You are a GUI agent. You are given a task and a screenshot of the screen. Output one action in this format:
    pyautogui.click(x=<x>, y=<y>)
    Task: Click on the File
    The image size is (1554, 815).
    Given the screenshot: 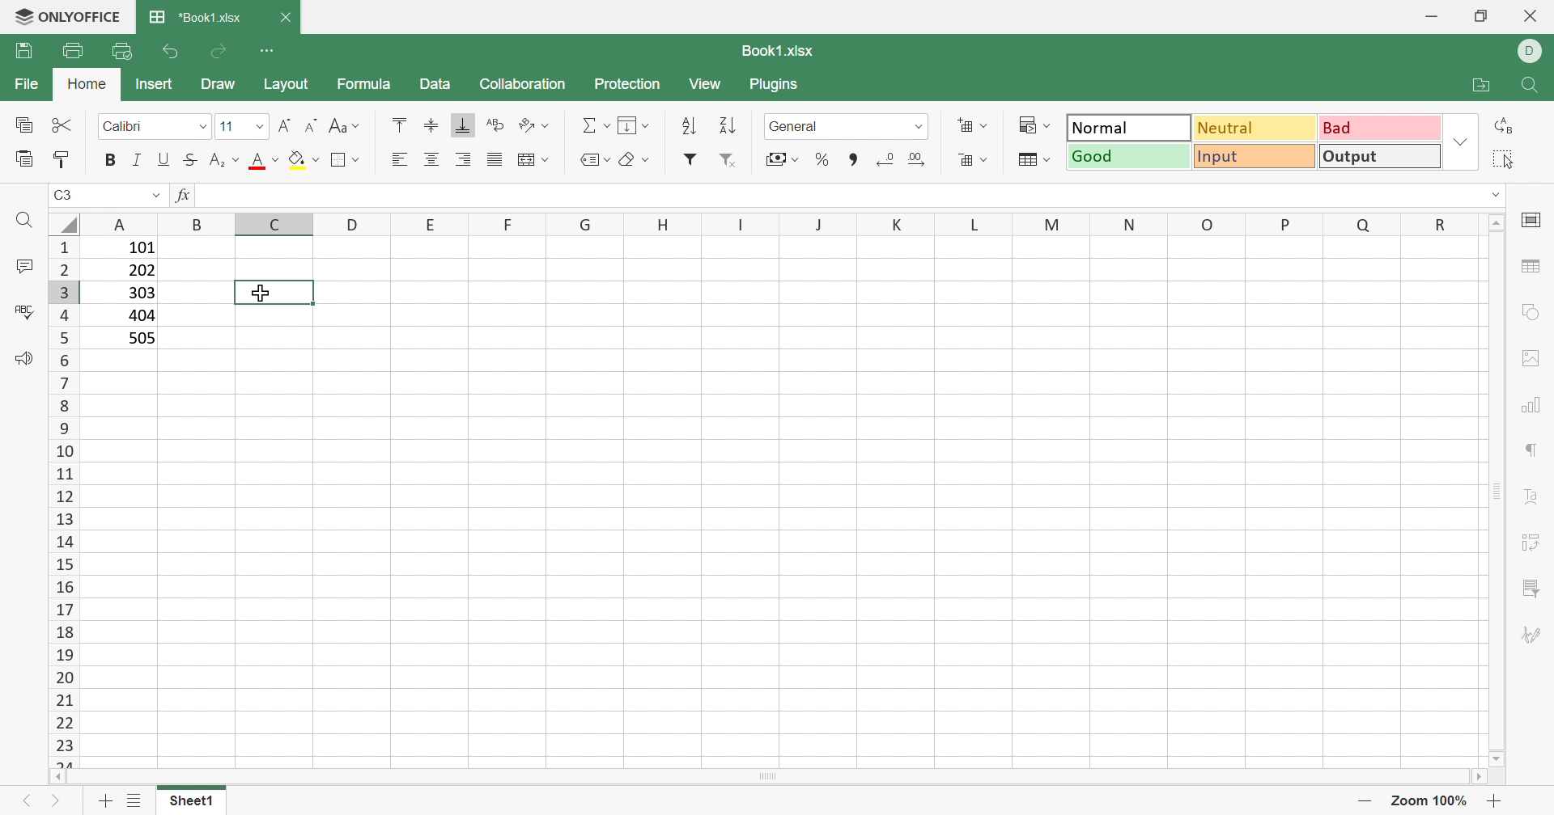 What is the action you would take?
    pyautogui.click(x=26, y=86)
    